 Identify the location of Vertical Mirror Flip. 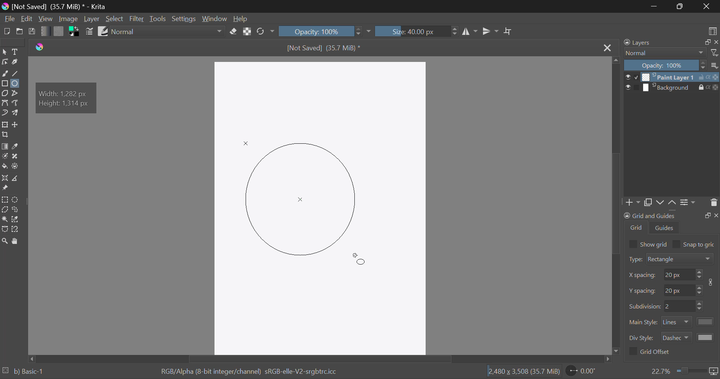
(470, 32).